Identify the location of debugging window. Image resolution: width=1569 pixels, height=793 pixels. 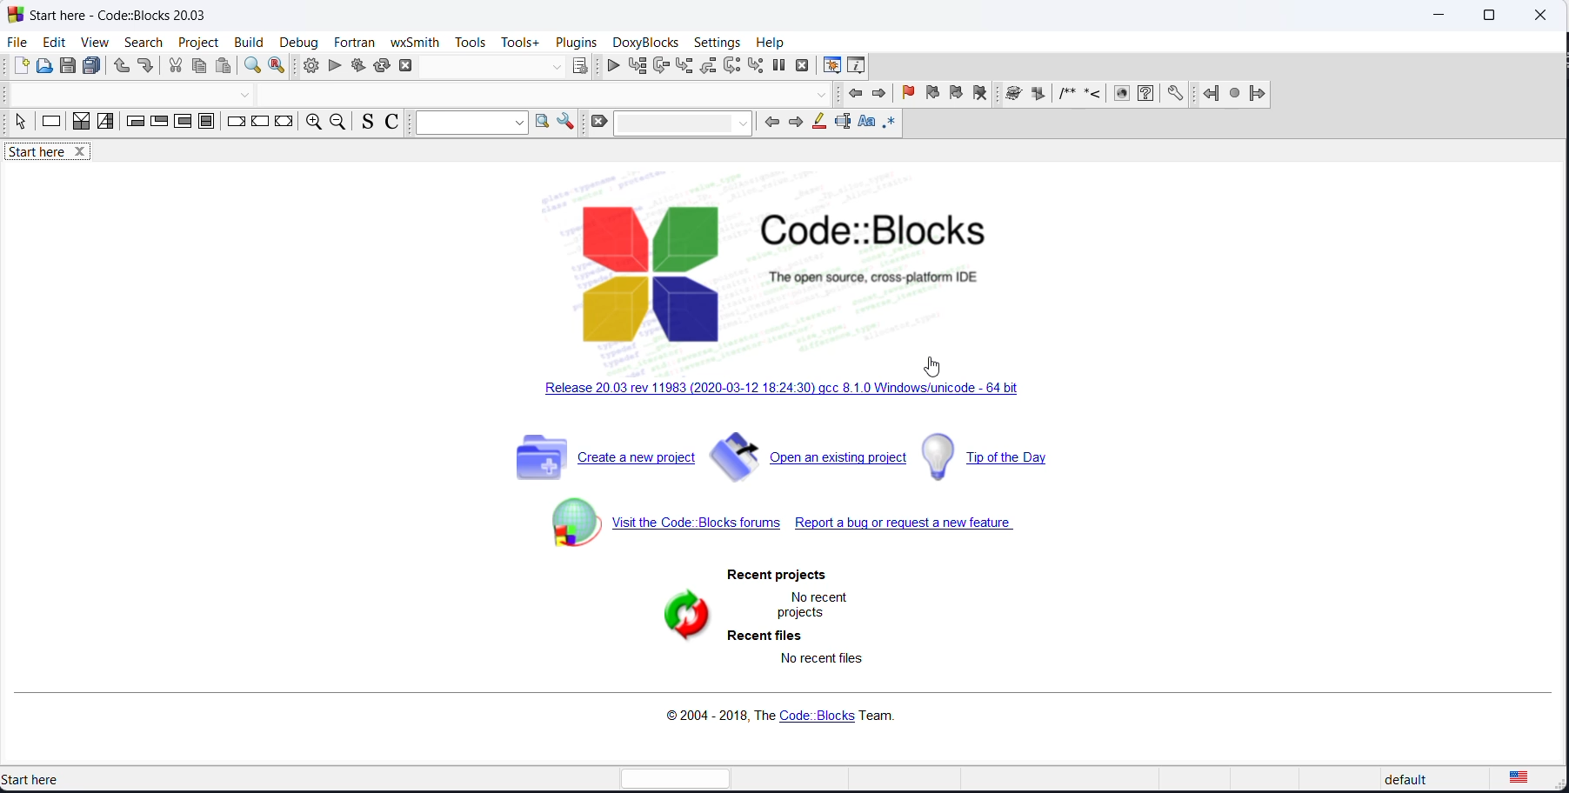
(831, 64).